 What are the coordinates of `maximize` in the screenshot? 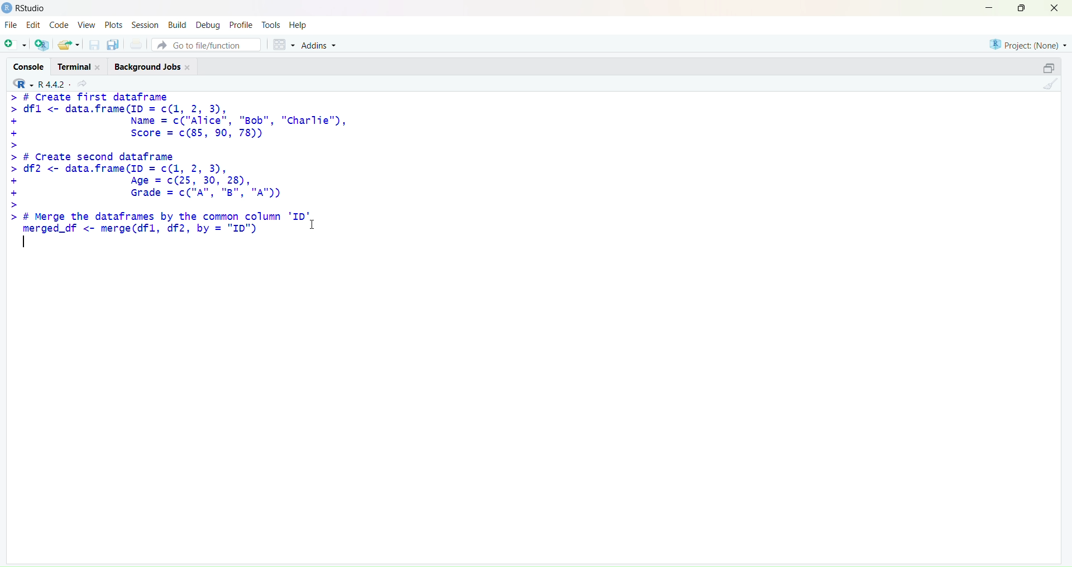 It's located at (1049, 66).